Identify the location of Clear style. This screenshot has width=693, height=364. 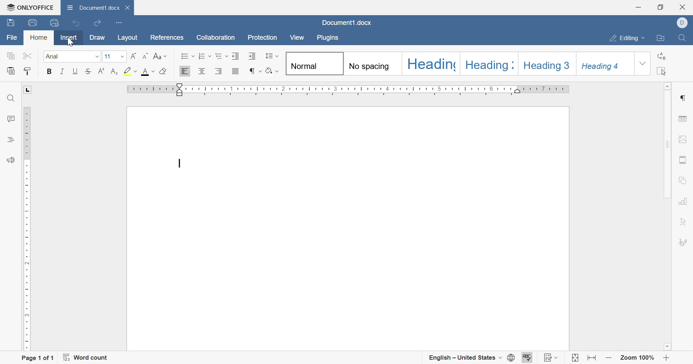
(162, 72).